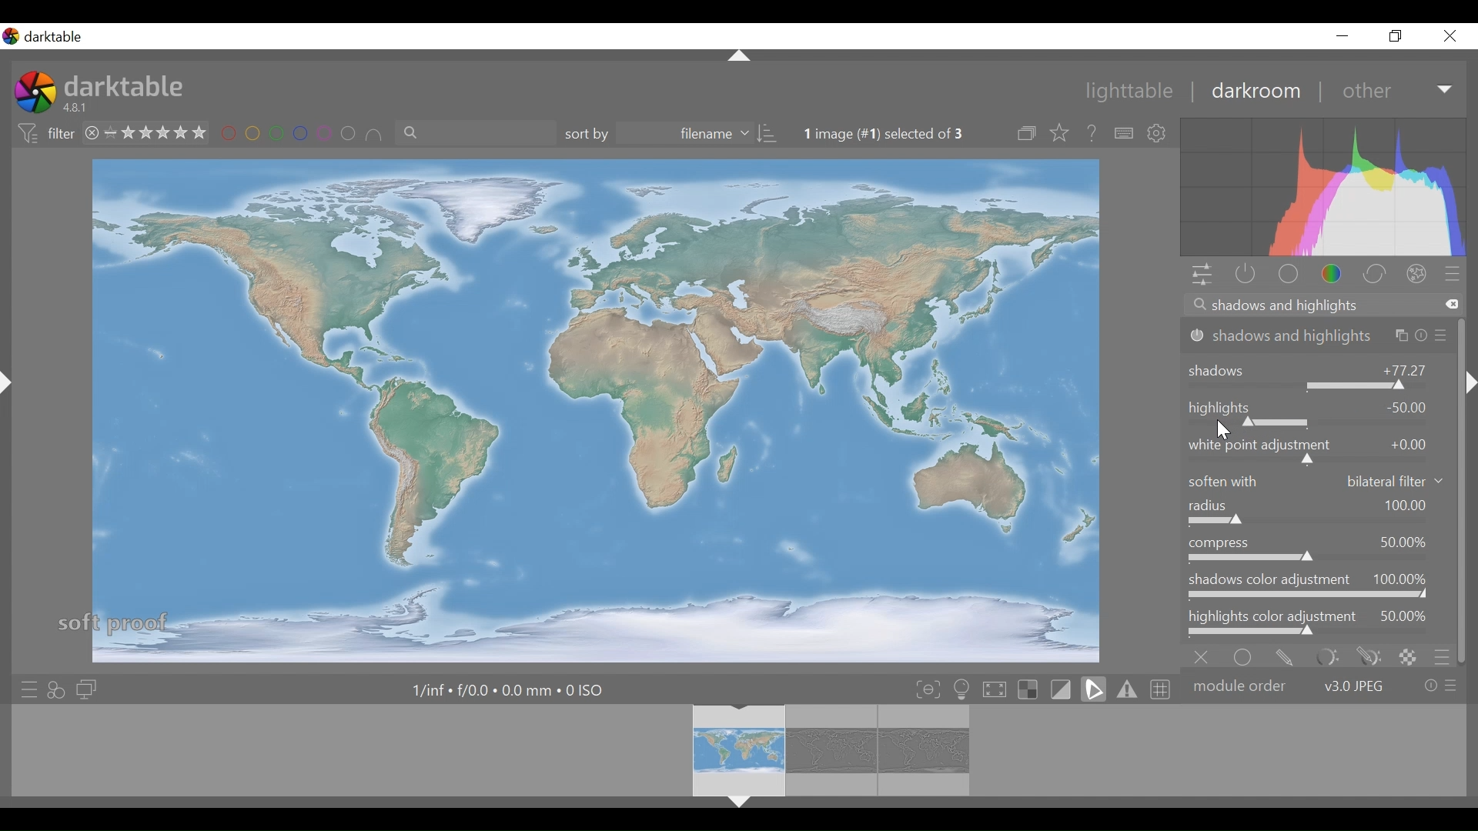 The width and height of the screenshot is (1478, 831). I want to click on toggle indication of raw overexposure, so click(1031, 690).